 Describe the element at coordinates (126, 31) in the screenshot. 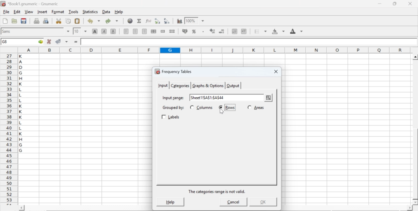

I see `align left` at that location.